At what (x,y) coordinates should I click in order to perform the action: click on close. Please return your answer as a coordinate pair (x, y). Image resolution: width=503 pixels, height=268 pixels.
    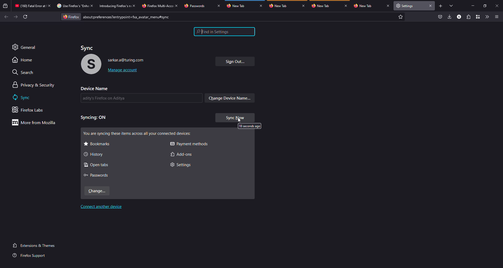
    Looking at the image, I should click on (134, 6).